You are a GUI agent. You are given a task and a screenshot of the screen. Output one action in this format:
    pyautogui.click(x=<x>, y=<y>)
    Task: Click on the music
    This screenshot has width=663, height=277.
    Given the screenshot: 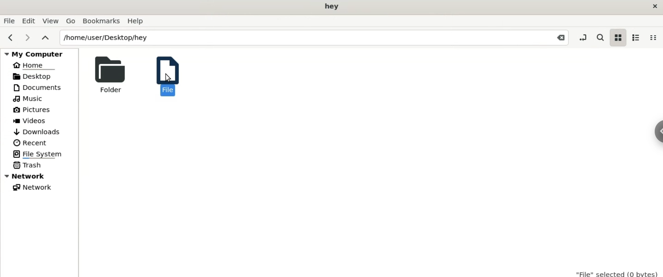 What is the action you would take?
    pyautogui.click(x=29, y=98)
    